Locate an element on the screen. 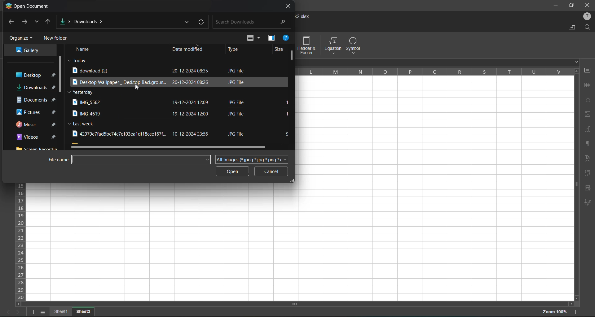 Image resolution: width=595 pixels, height=317 pixels. 42979e7fad5bc74c7c103ealdf18cce167f.. 10-12-2024 23:56 JPG File is located at coordinates (162, 133).